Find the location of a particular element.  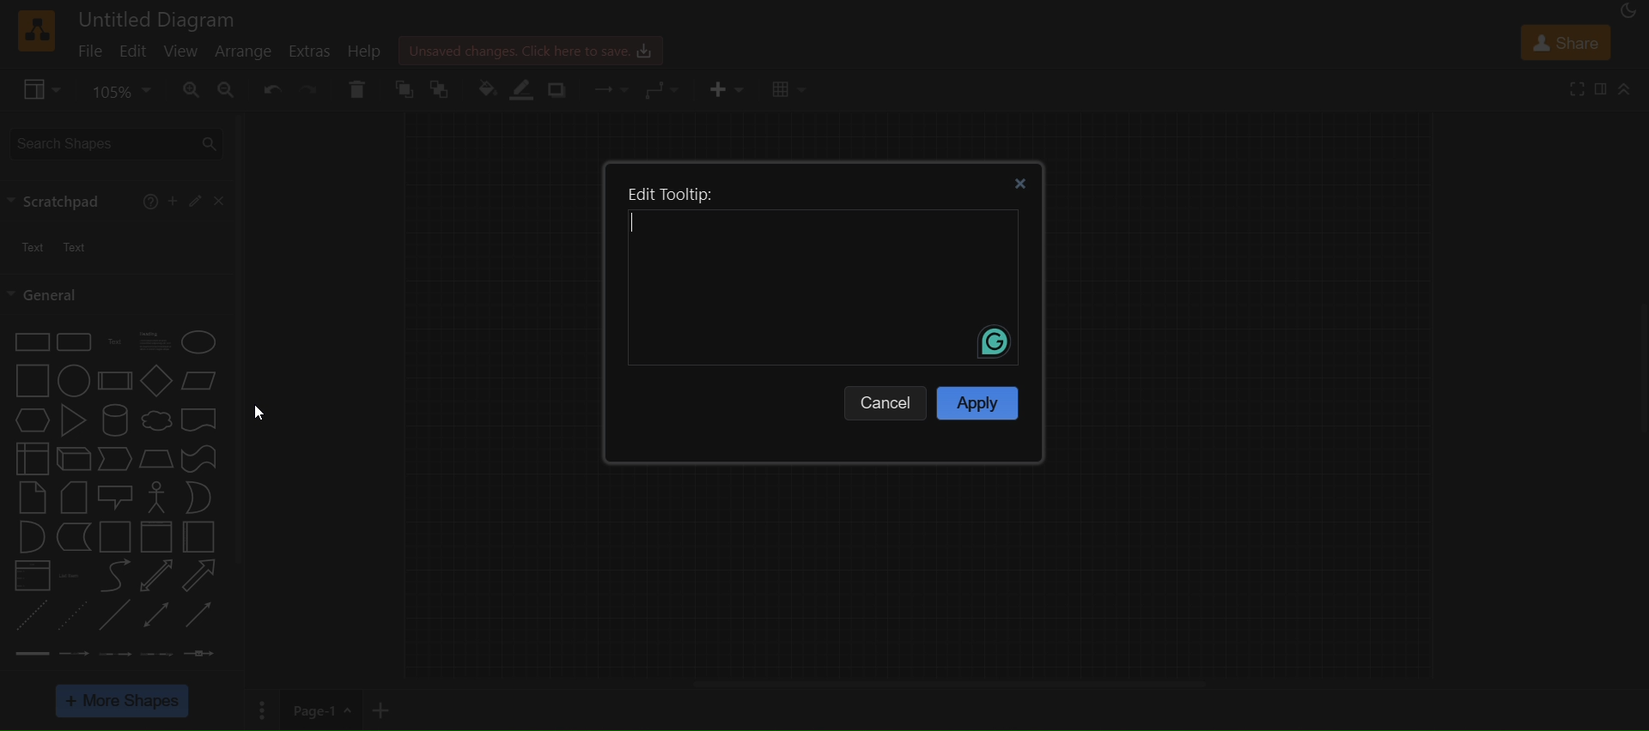

and is located at coordinates (29, 536).